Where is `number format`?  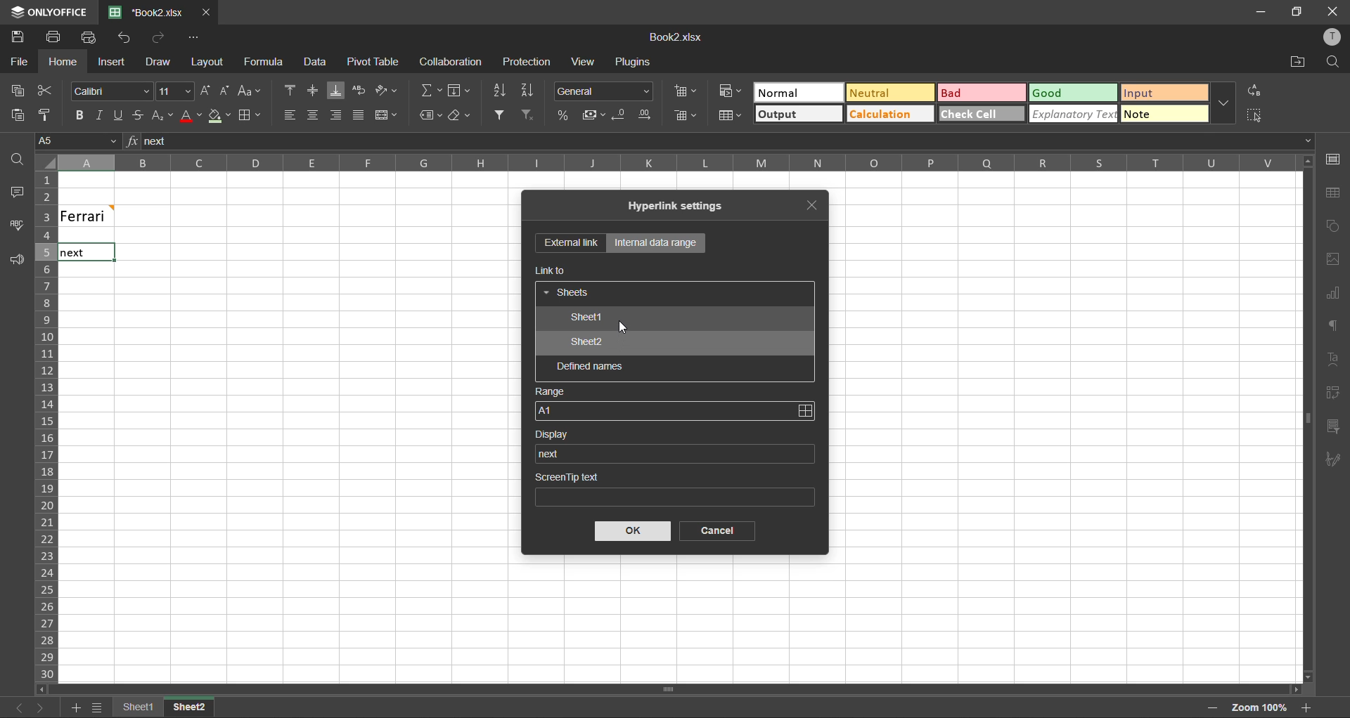
number format is located at coordinates (605, 91).